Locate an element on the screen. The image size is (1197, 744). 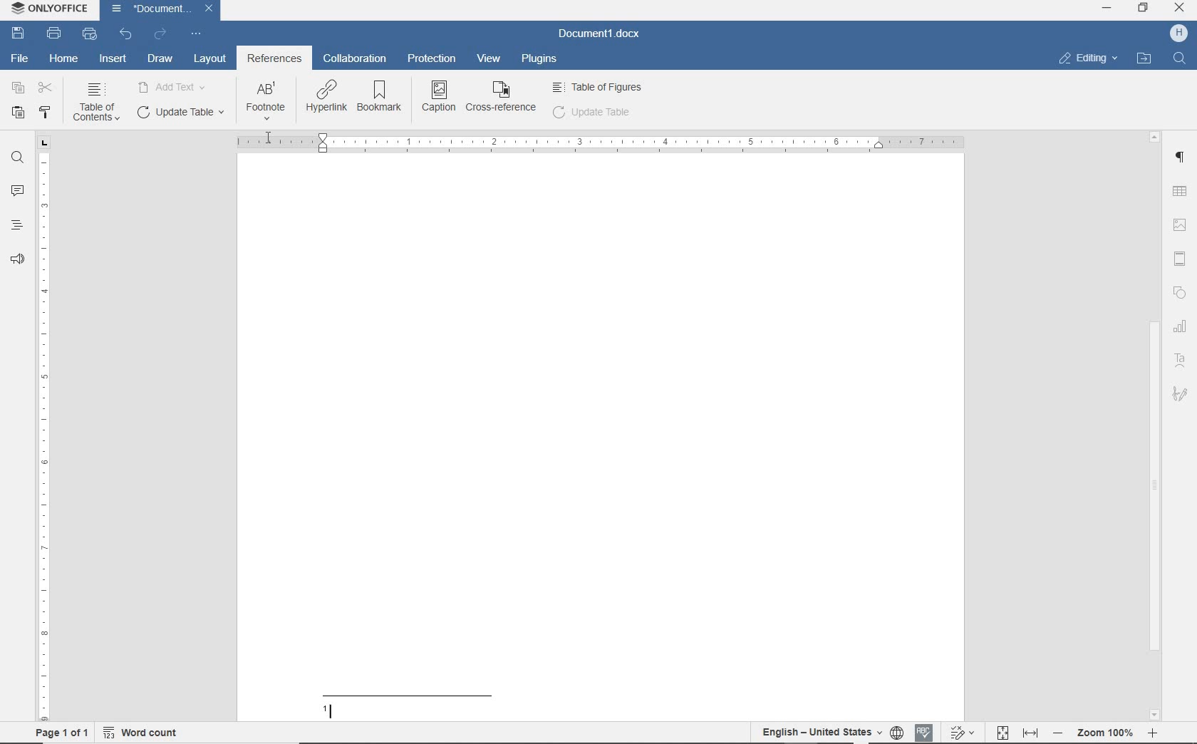
track changes is located at coordinates (963, 732).